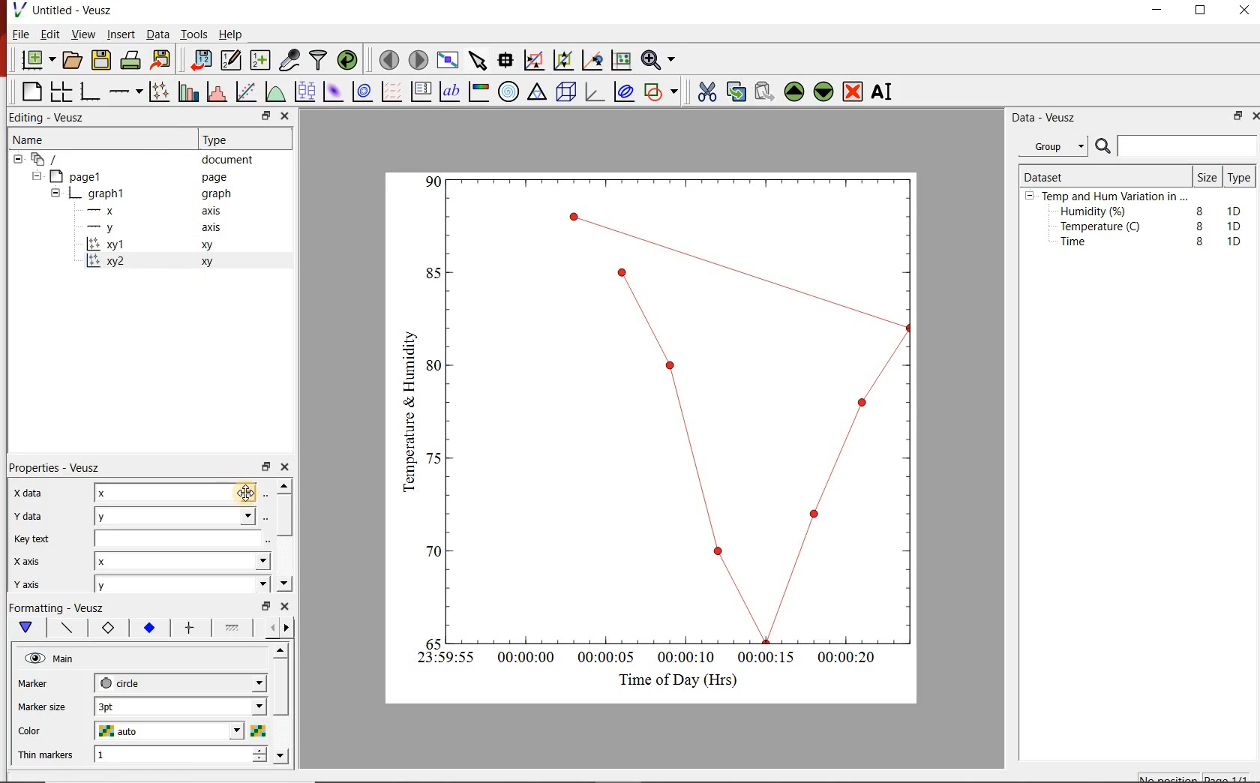  I want to click on document, so click(232, 160).